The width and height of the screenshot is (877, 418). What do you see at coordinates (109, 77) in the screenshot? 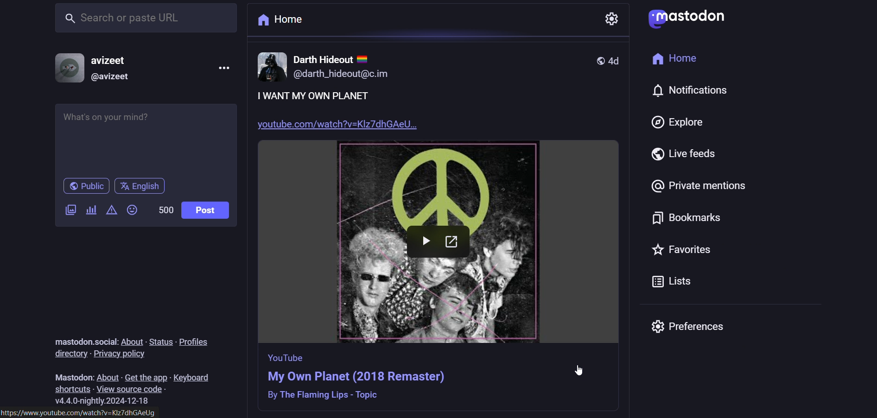
I see `@username` at bounding box center [109, 77].